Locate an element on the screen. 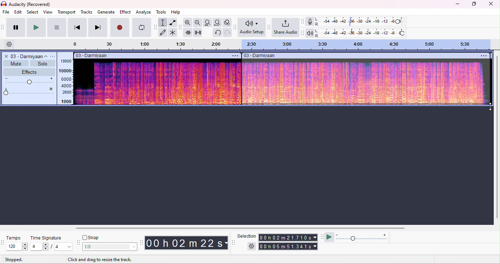  zoom in is located at coordinates (189, 23).